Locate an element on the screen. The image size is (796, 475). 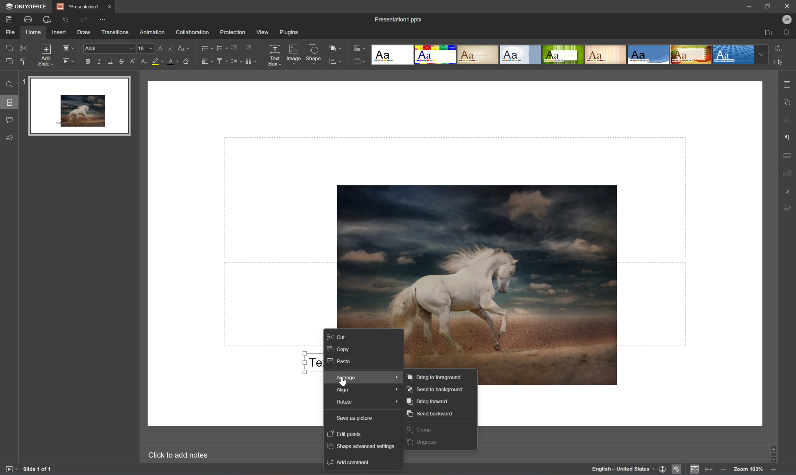
Drop Down is located at coordinates (763, 54).